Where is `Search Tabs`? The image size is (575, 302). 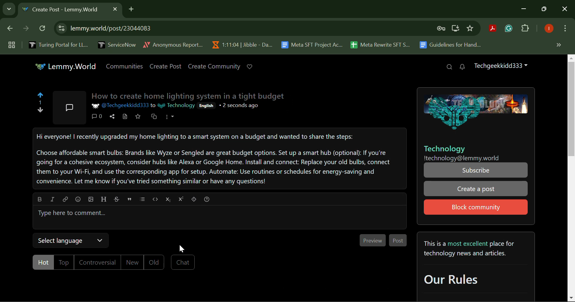 Search Tabs is located at coordinates (7, 8).